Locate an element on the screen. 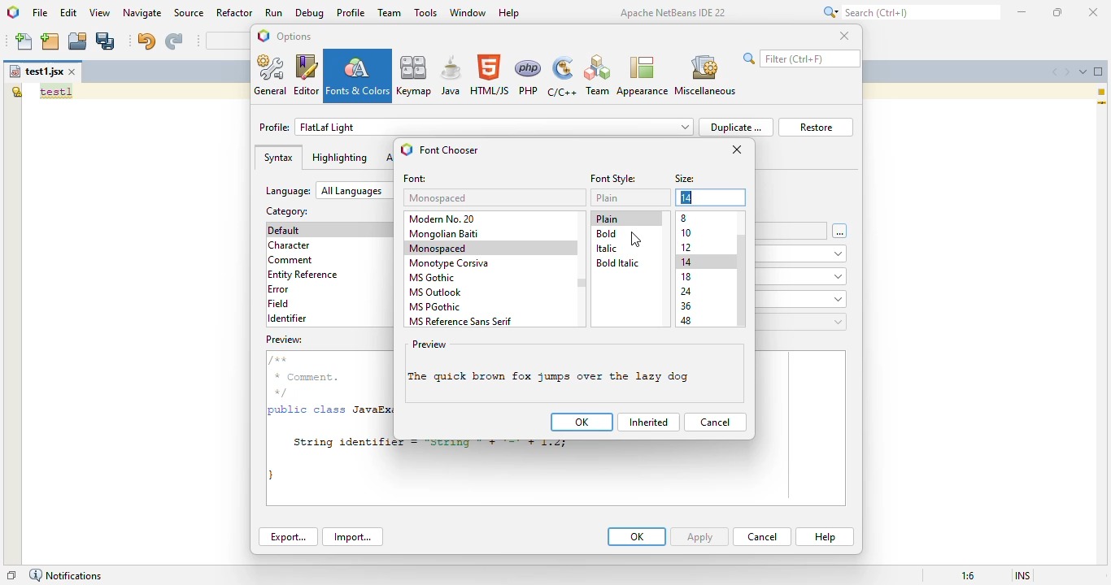  bold italic is located at coordinates (616, 263).